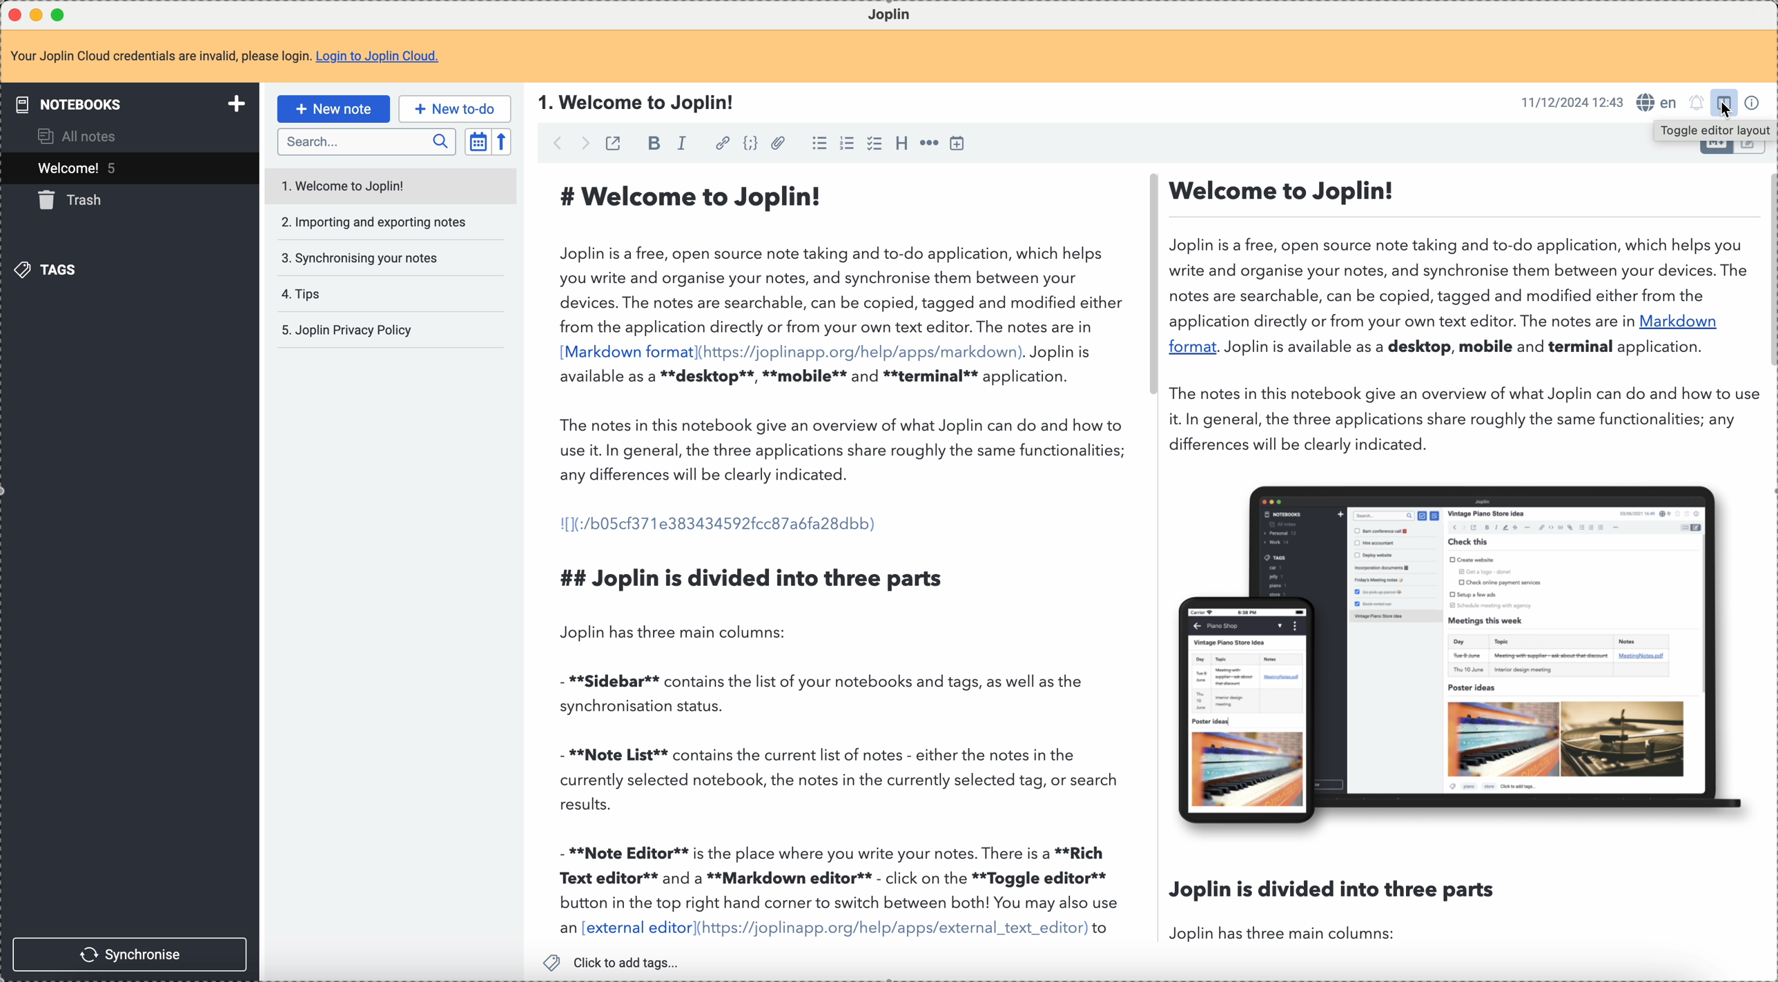 This screenshot has width=1778, height=982. I want to click on code, so click(752, 144).